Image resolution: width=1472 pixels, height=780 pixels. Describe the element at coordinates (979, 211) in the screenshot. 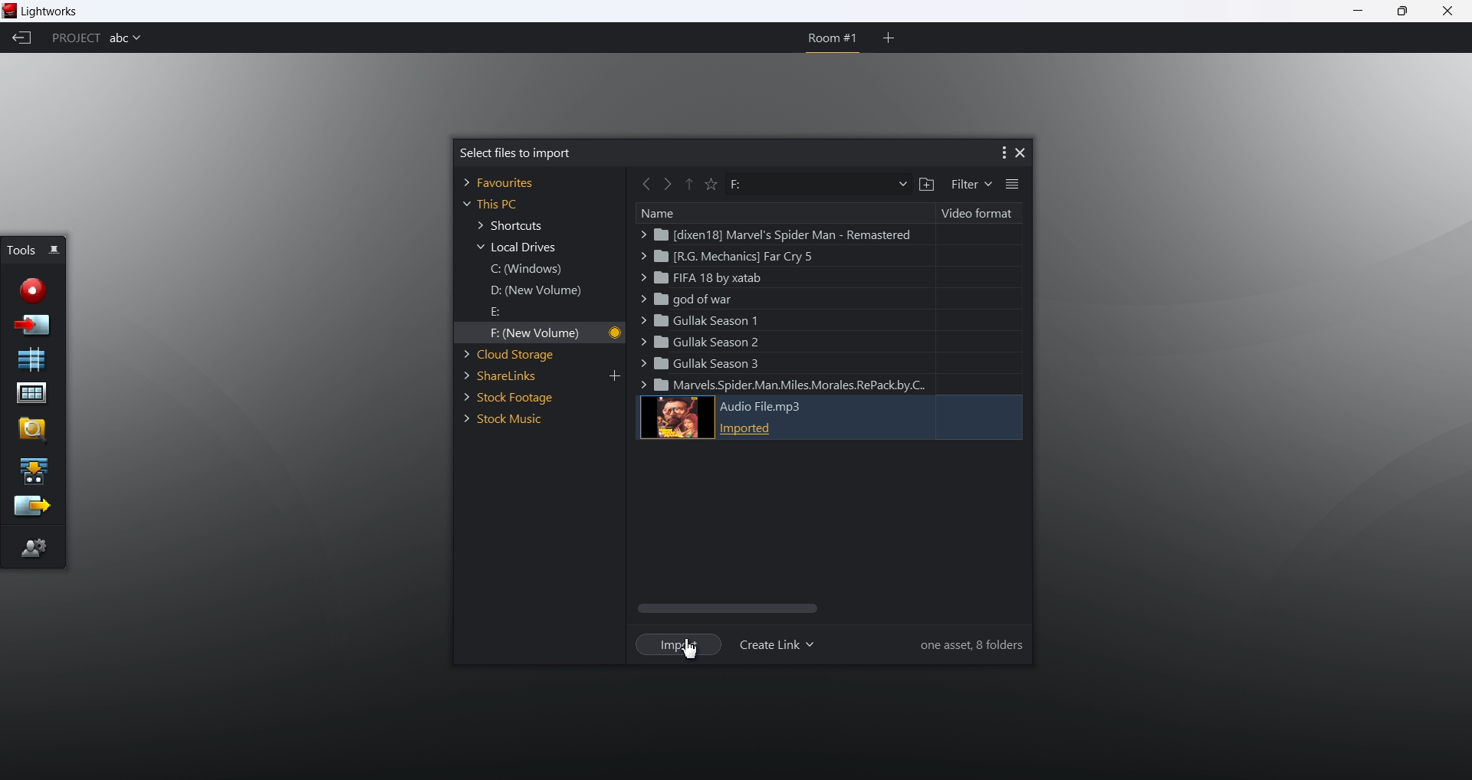

I see `video format` at that location.